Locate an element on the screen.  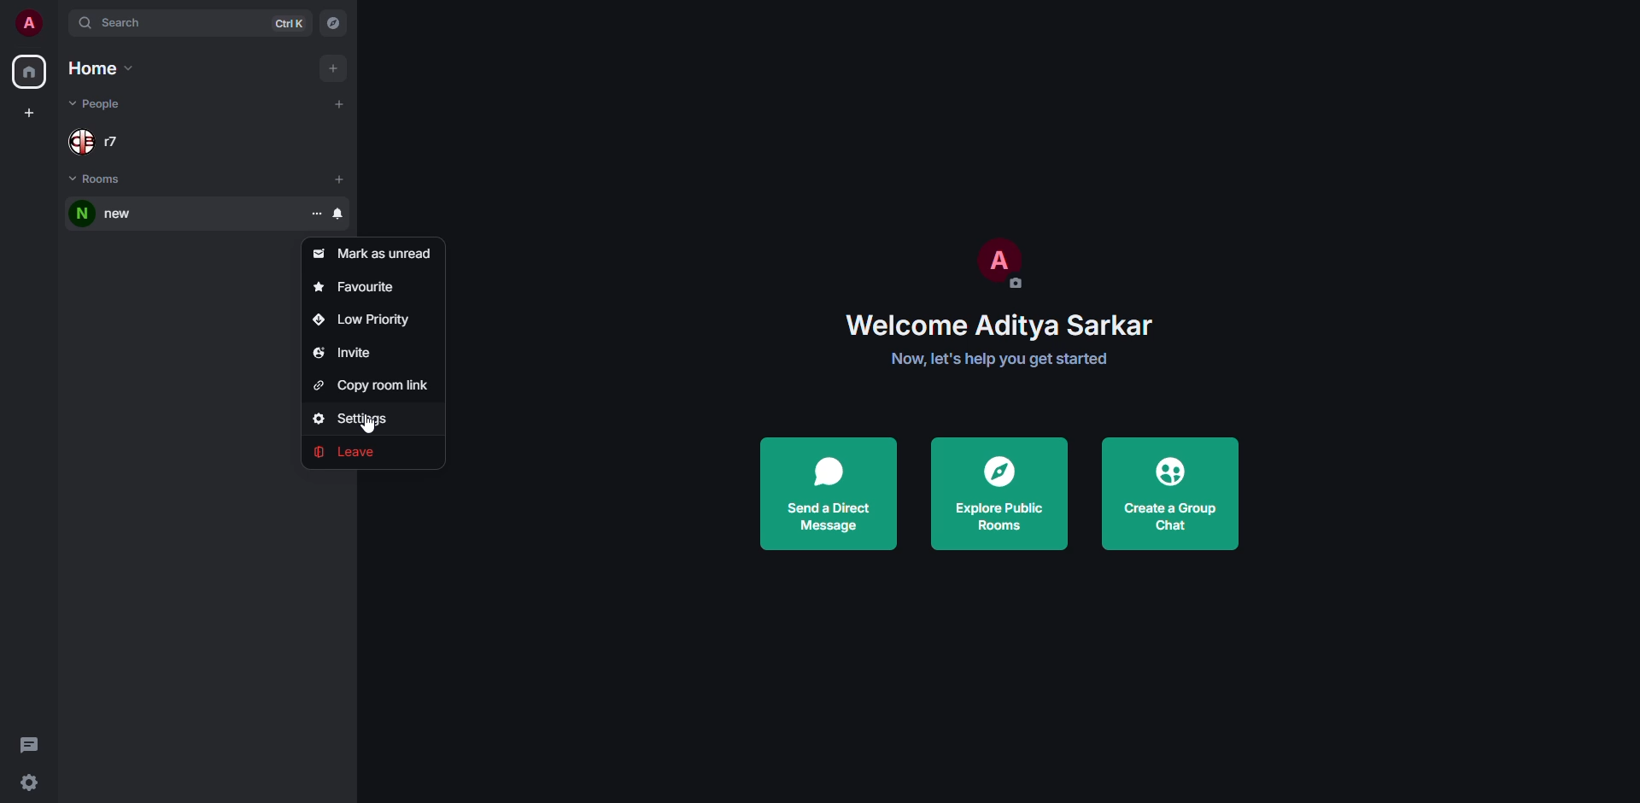
invite is located at coordinates (345, 354).